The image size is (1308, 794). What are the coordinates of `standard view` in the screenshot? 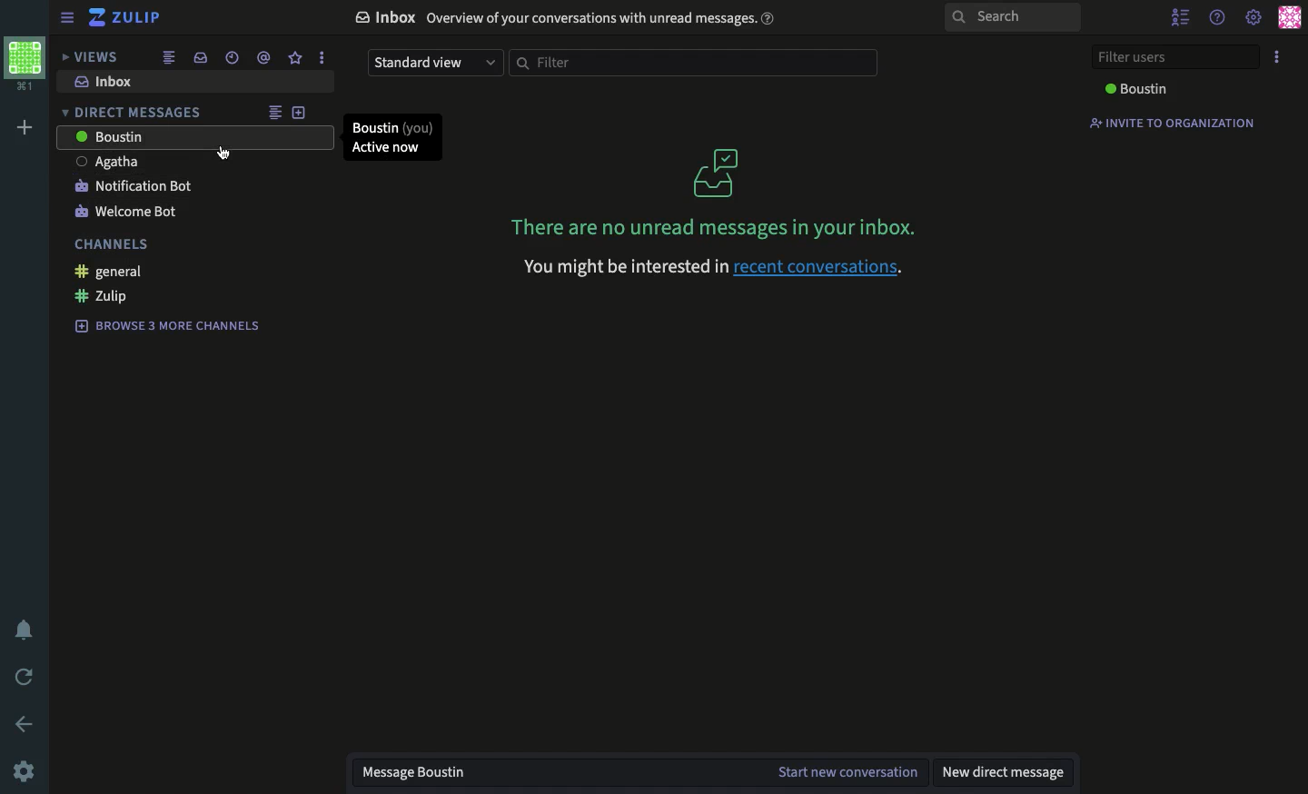 It's located at (436, 63).